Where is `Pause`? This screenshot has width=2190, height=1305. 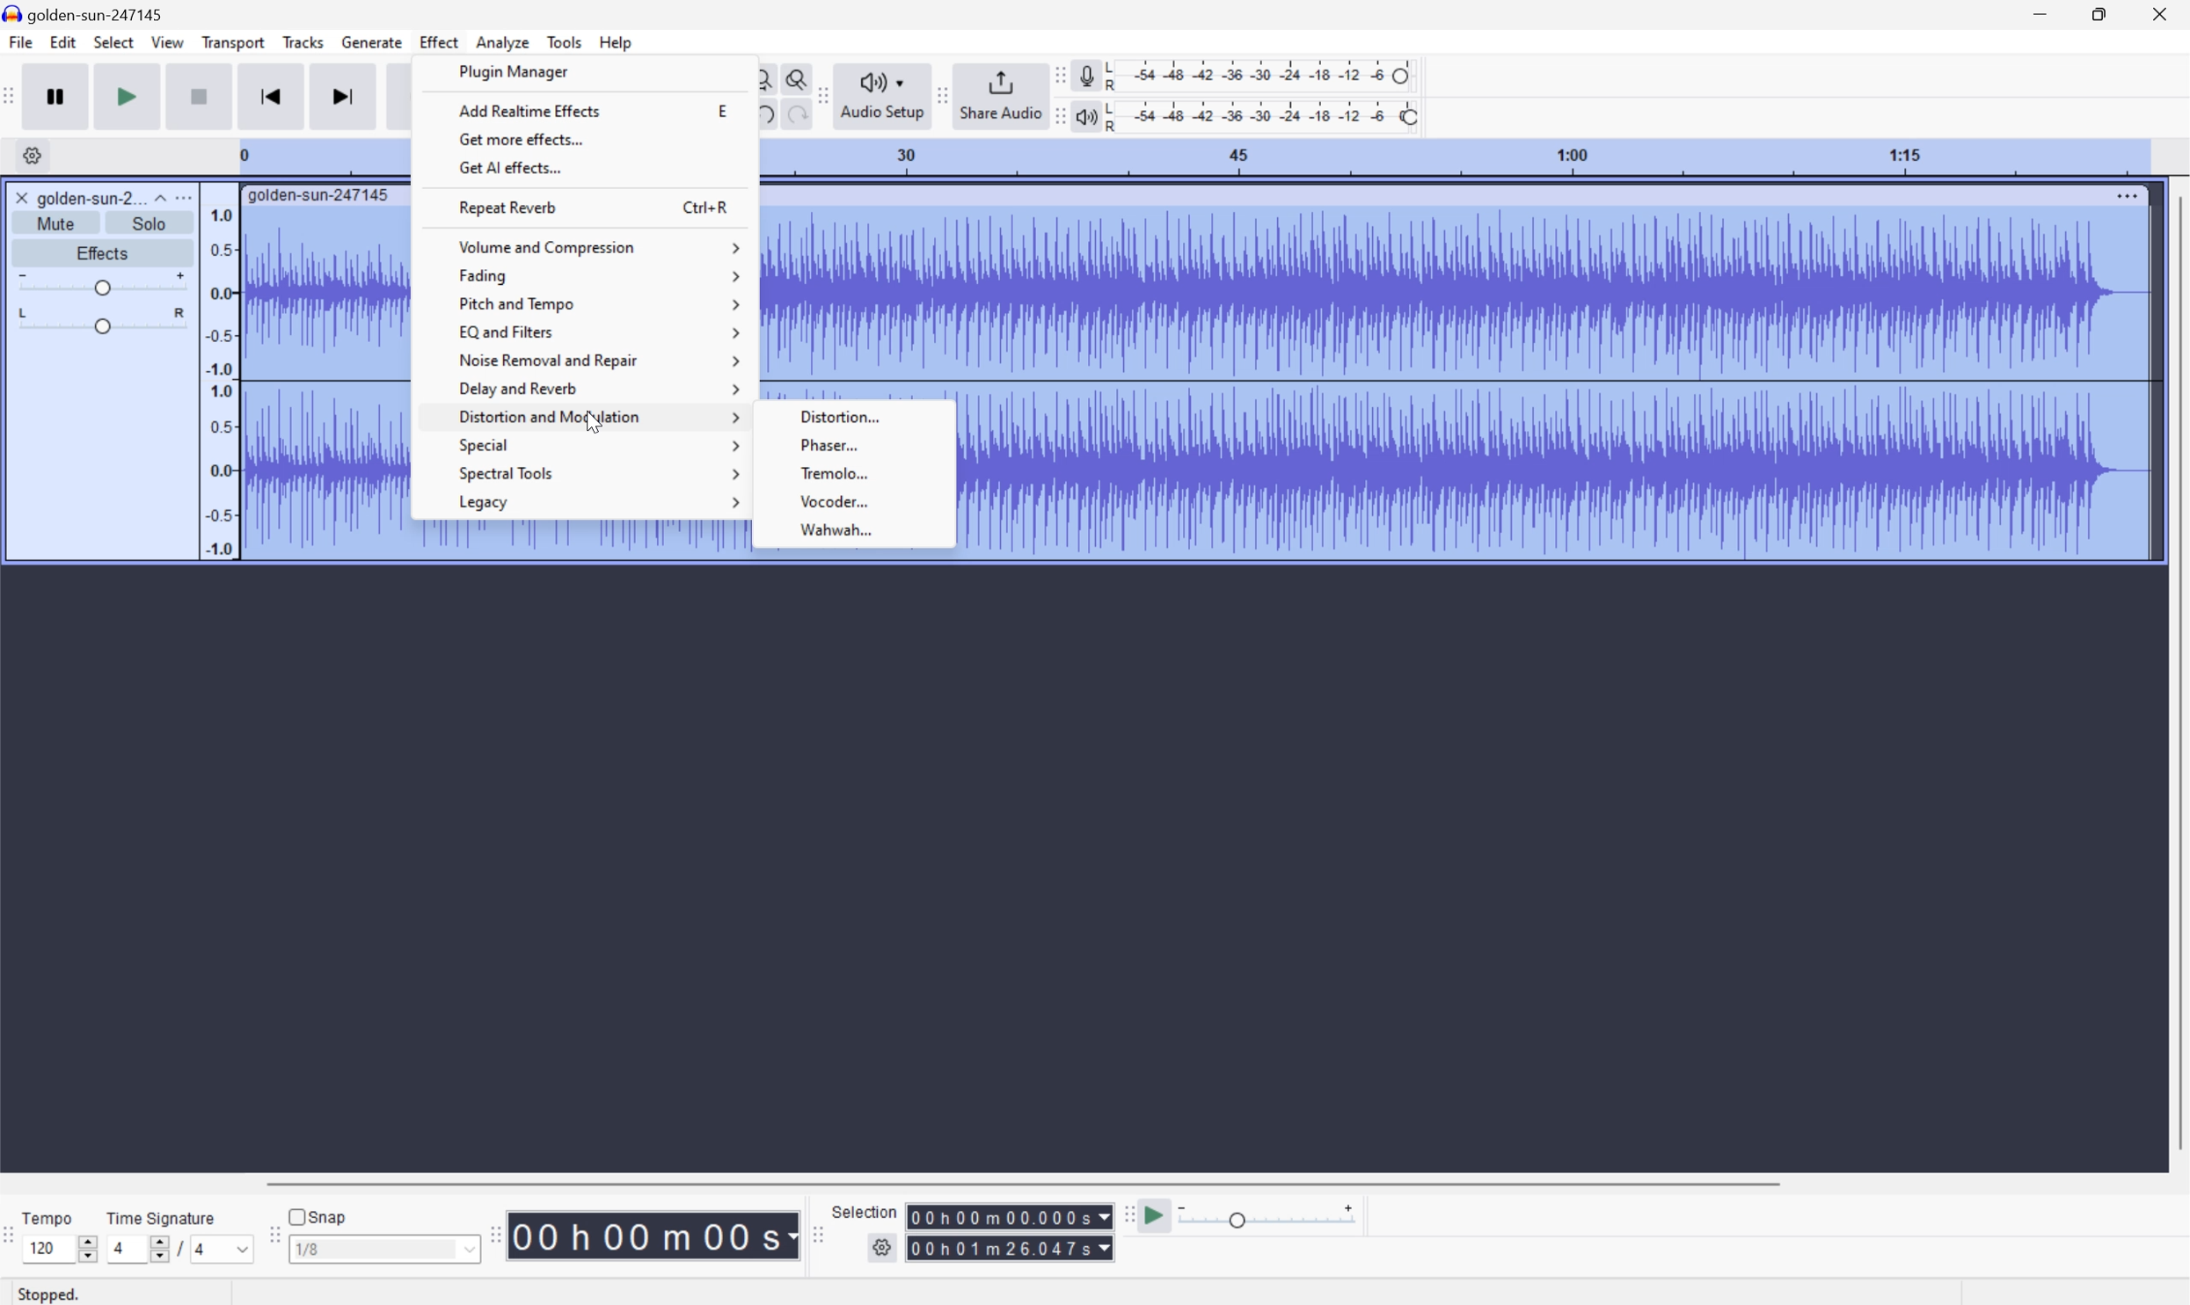 Pause is located at coordinates (59, 95).